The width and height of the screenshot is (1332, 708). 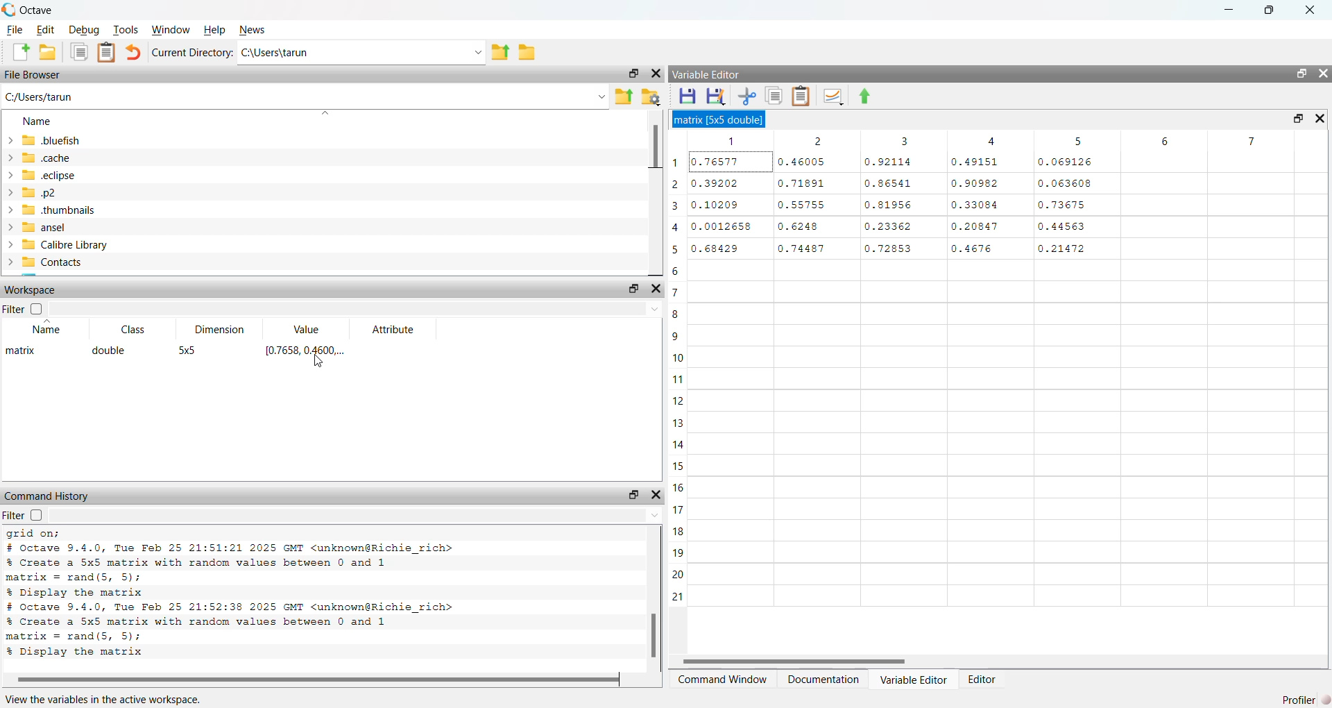 I want to click on Help, so click(x=214, y=28).